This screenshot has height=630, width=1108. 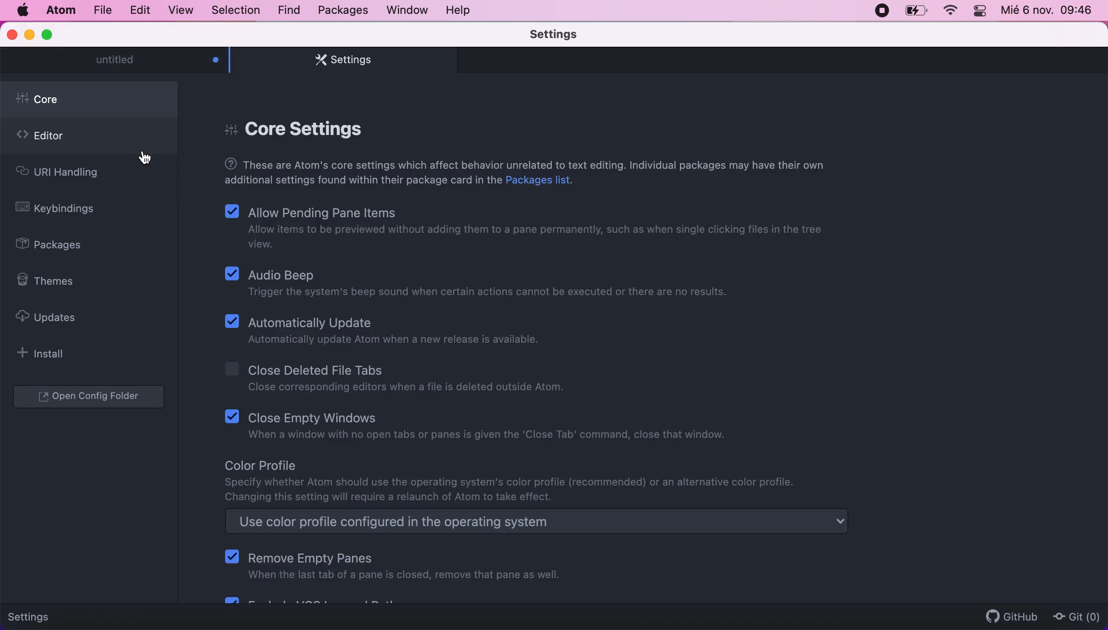 I want to click on Settings, so click(x=28, y=617).